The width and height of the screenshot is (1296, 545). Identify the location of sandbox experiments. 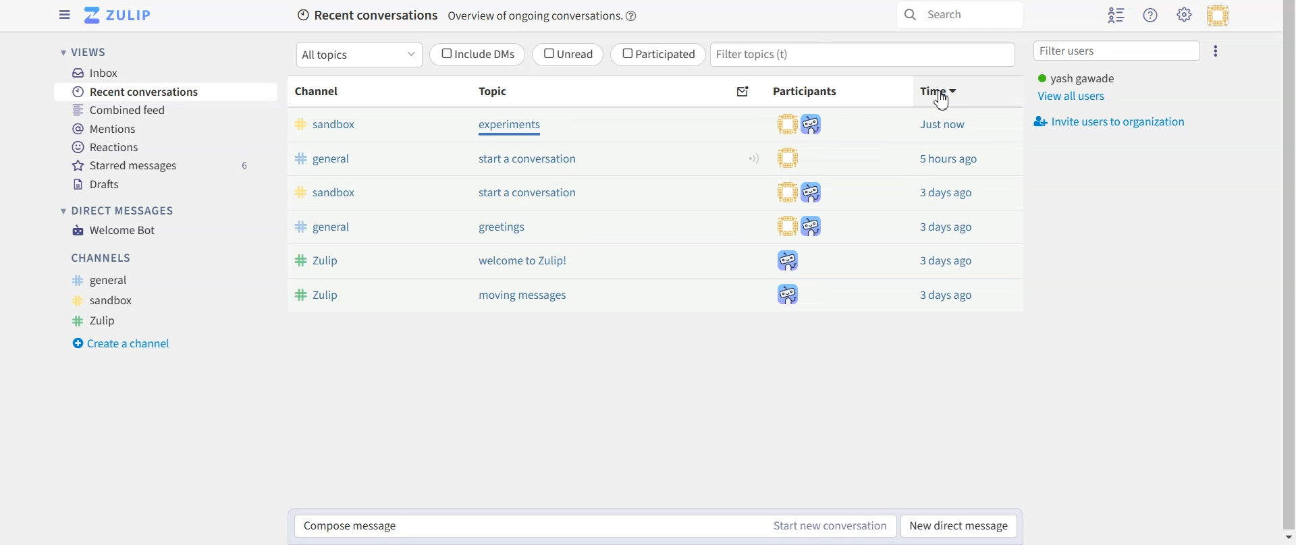
(486, 125).